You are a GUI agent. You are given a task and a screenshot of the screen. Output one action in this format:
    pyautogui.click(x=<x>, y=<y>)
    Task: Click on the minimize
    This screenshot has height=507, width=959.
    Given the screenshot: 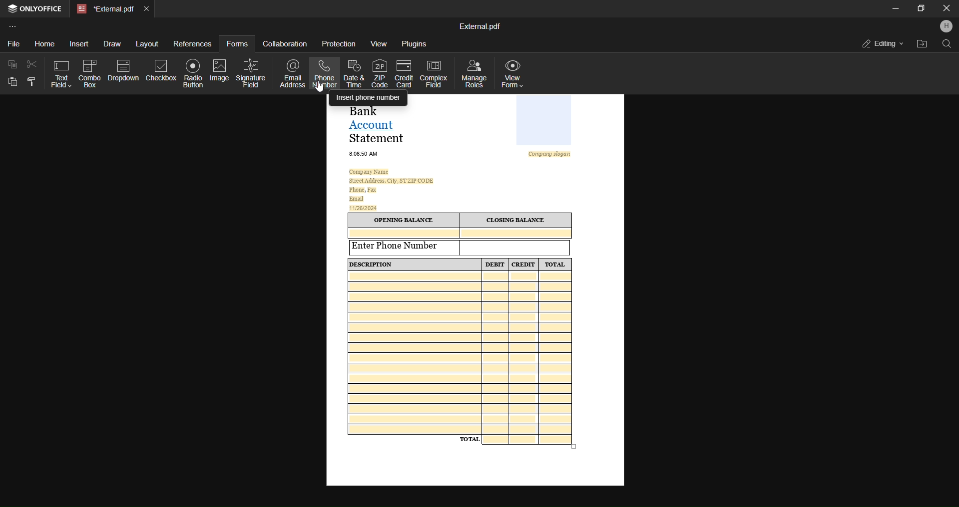 What is the action you would take?
    pyautogui.click(x=895, y=7)
    